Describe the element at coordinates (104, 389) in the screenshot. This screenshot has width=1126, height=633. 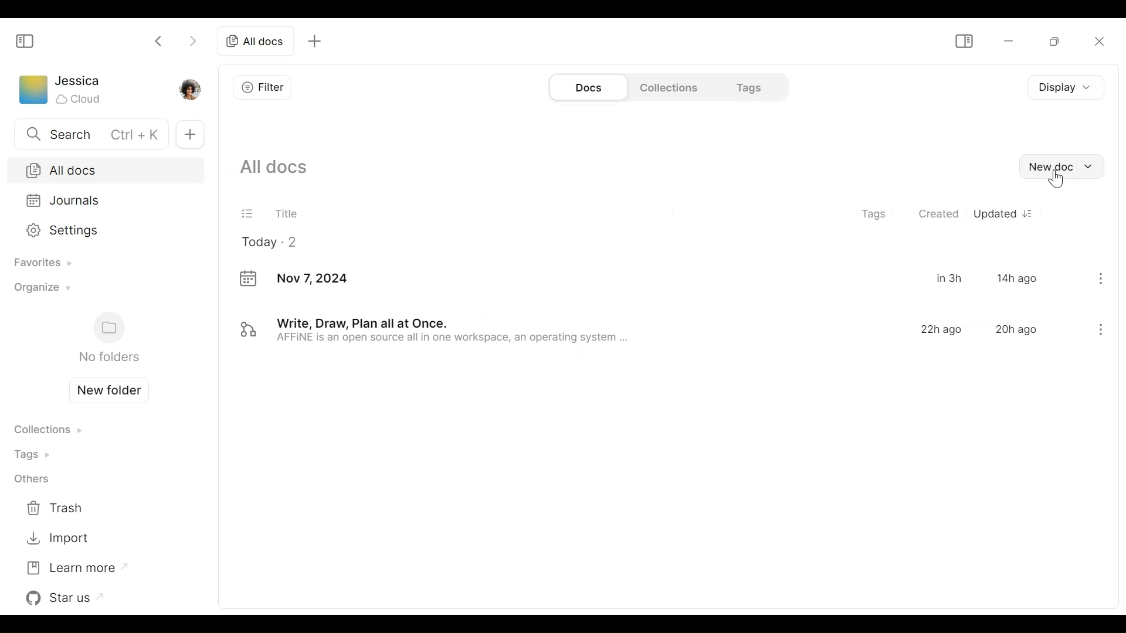
I see `Create new folder` at that location.